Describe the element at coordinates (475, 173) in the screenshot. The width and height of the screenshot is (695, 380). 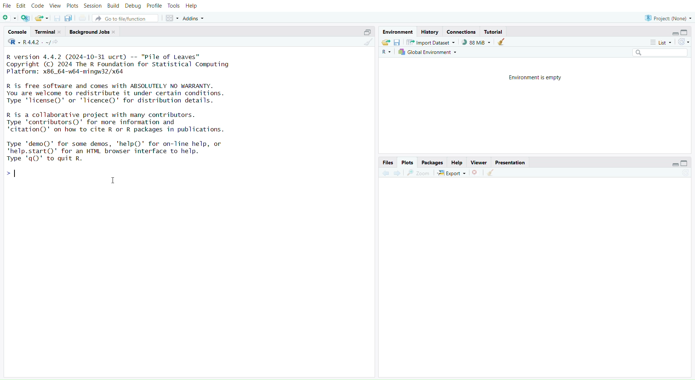
I see `remove the current plot` at that location.